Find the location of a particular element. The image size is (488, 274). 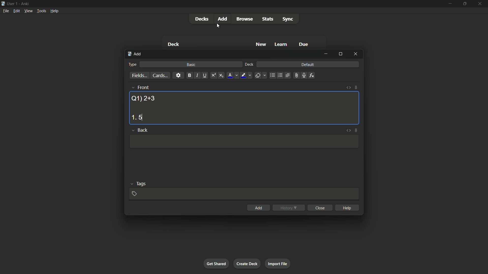

deck is located at coordinates (249, 65).